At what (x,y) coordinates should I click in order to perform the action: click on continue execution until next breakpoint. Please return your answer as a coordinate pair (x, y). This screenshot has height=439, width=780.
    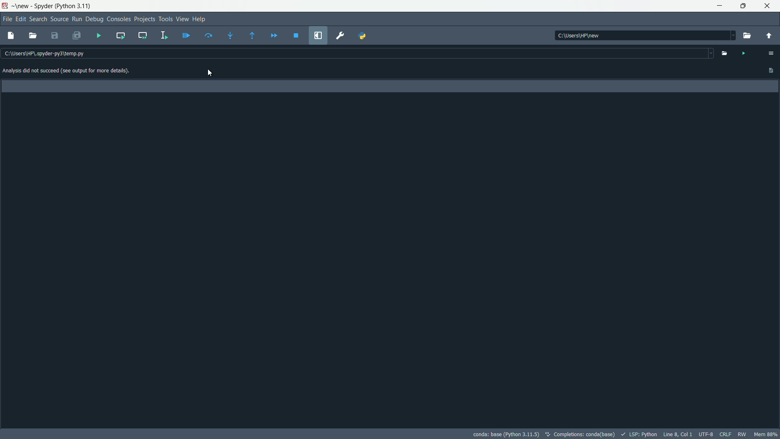
    Looking at the image, I should click on (274, 36).